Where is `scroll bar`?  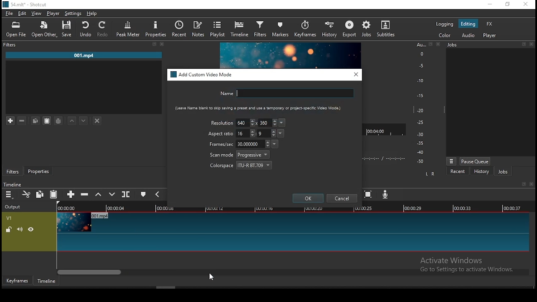
scroll bar is located at coordinates (293, 271).